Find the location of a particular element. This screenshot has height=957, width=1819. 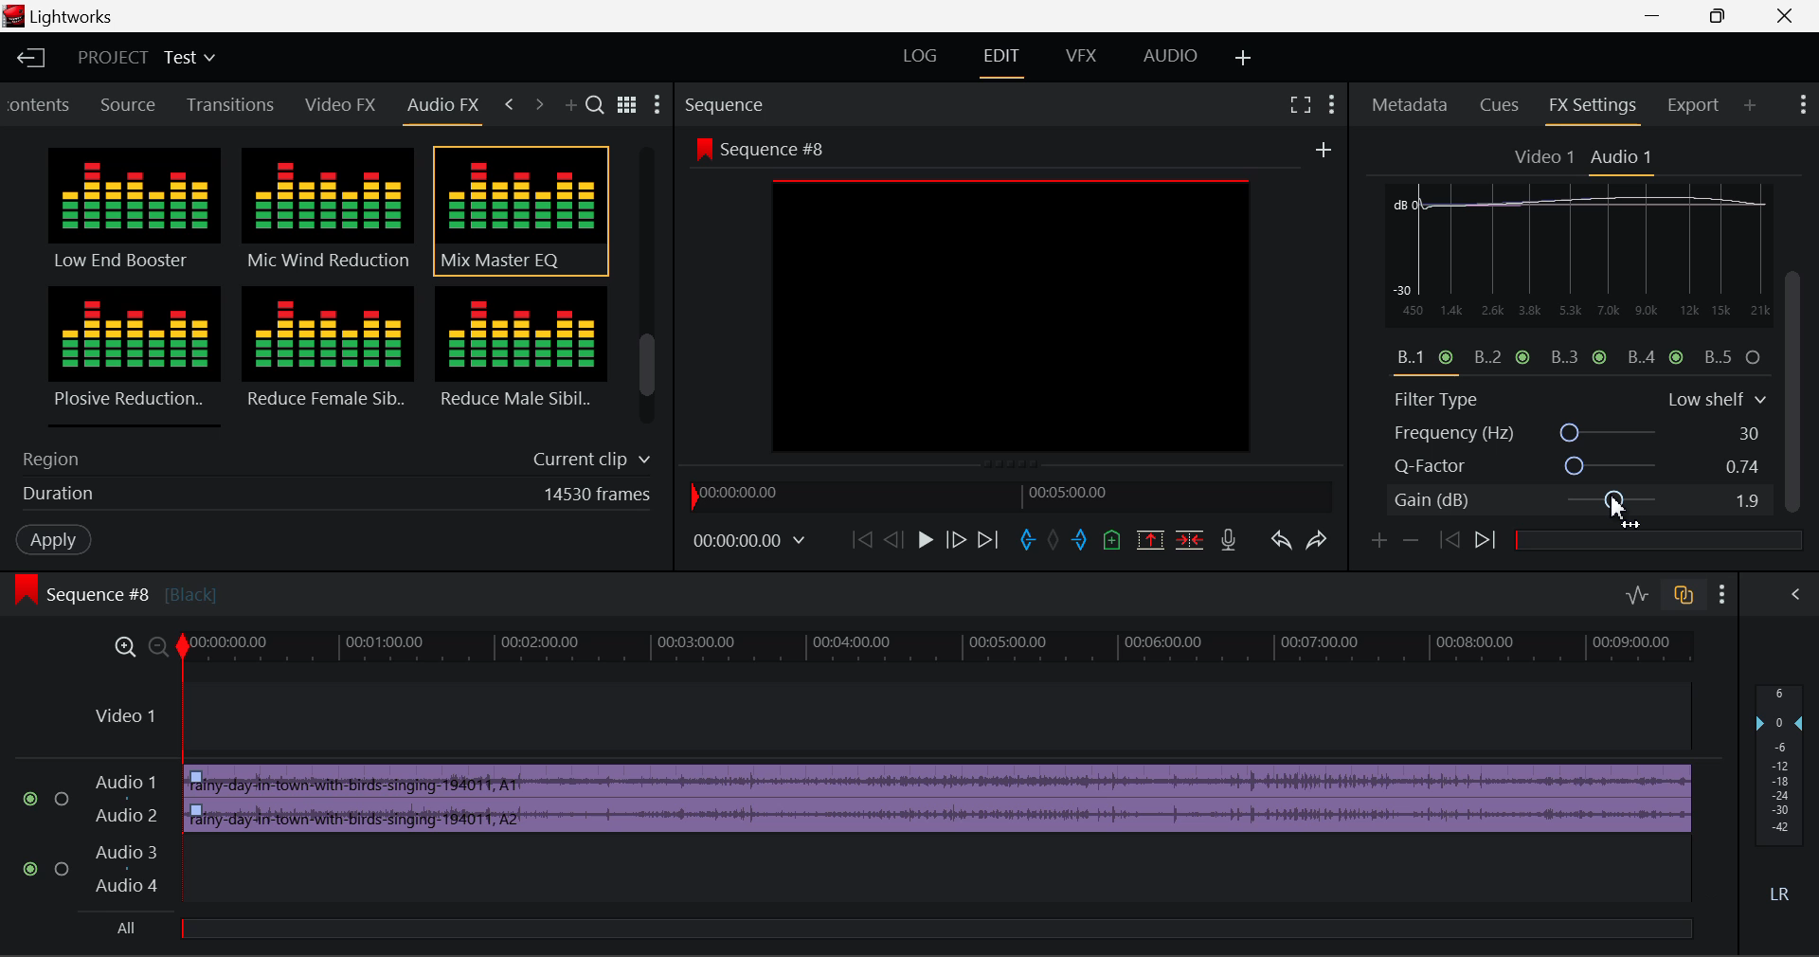

Next Tab is located at coordinates (538, 102).